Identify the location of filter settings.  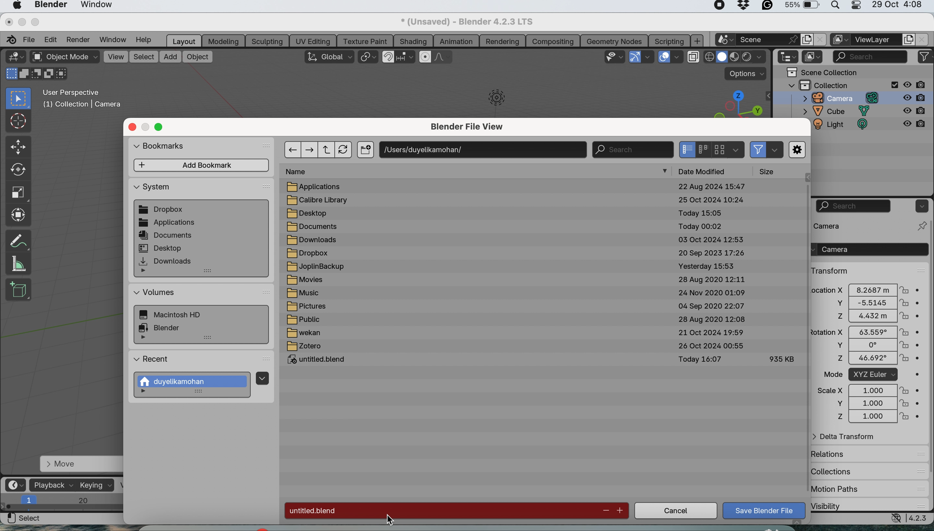
(774, 150).